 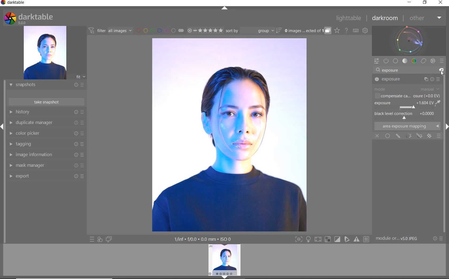 What do you see at coordinates (407, 96) in the screenshot?
I see `COMPENSATE CA..OSURE` at bounding box center [407, 96].